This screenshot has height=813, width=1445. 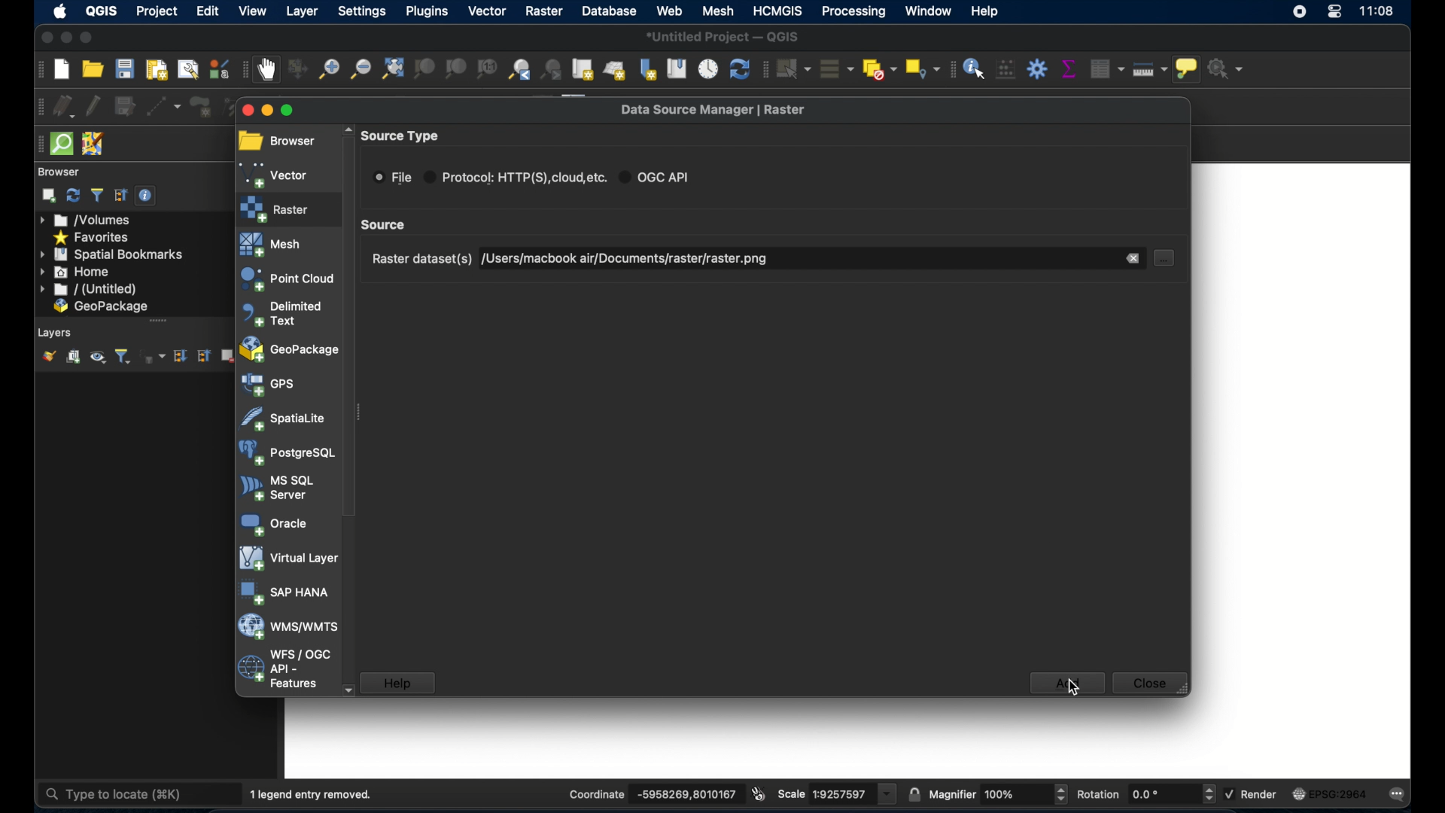 What do you see at coordinates (584, 69) in the screenshot?
I see `new map view` at bounding box center [584, 69].